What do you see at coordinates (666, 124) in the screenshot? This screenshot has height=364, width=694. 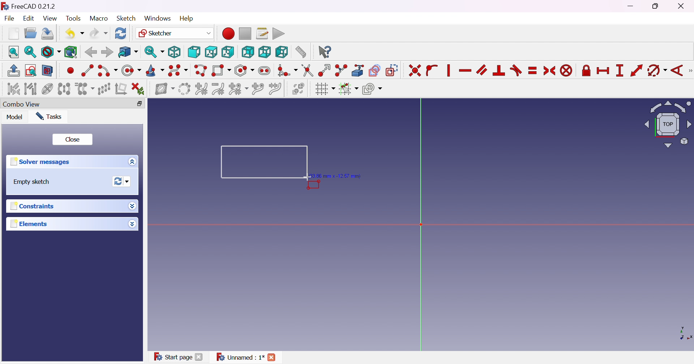 I see `Viewing angle` at bounding box center [666, 124].